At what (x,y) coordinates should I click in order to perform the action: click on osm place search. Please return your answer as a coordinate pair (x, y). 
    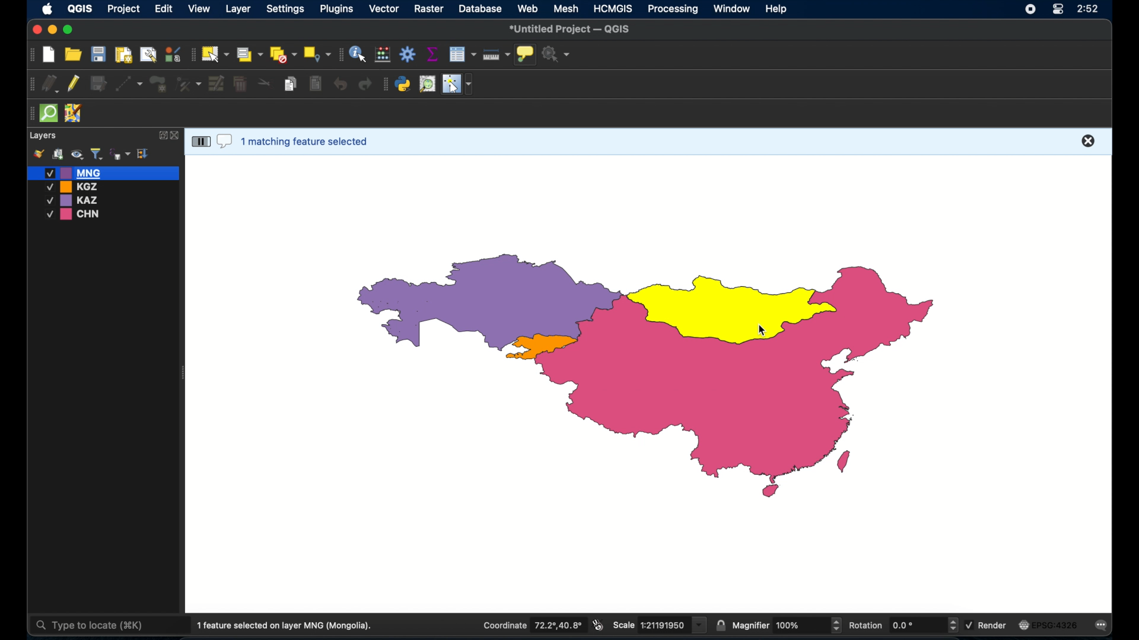
    Looking at the image, I should click on (427, 84).